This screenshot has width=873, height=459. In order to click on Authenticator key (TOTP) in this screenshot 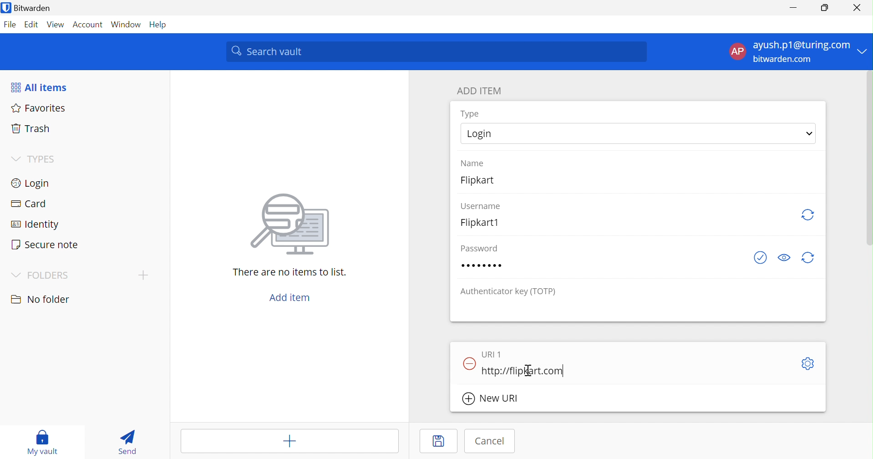, I will do `click(509, 292)`.